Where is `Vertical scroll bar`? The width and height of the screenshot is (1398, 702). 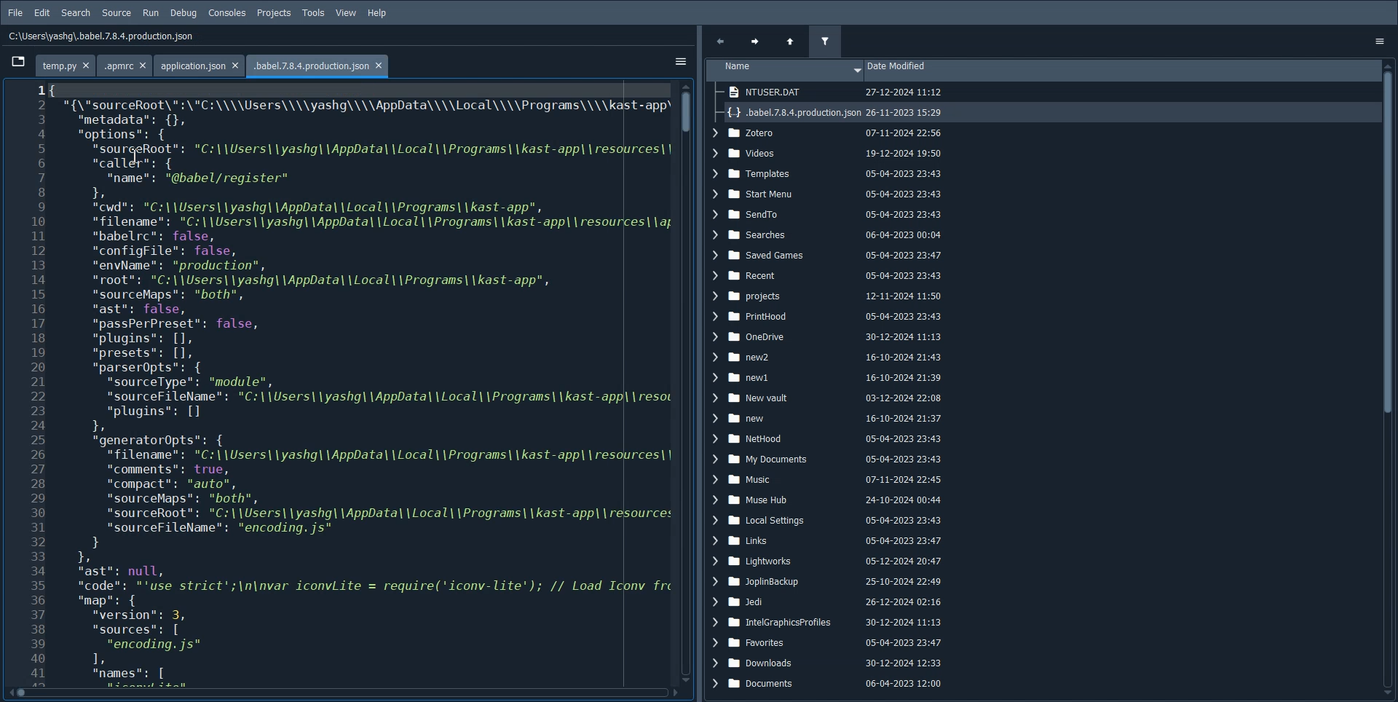
Vertical scroll bar is located at coordinates (1389, 379).